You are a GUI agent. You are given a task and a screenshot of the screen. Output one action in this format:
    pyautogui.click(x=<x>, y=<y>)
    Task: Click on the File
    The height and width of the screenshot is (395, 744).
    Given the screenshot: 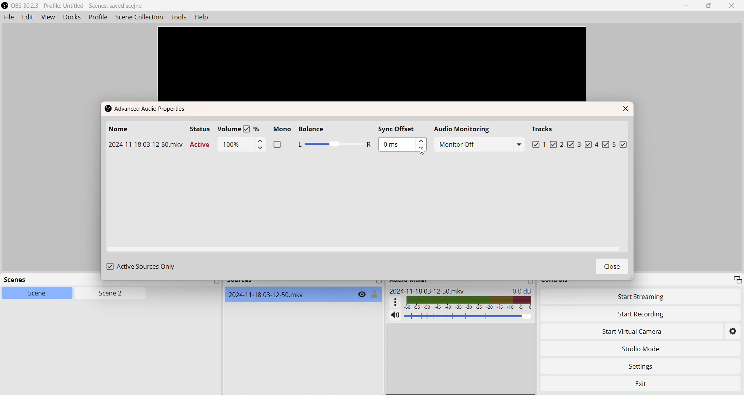 What is the action you would take?
    pyautogui.click(x=9, y=17)
    